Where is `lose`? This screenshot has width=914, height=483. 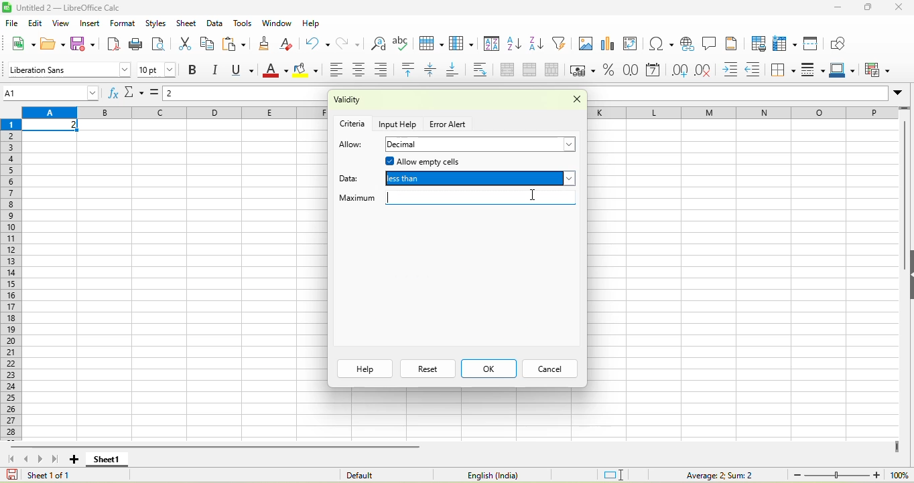
lose is located at coordinates (572, 101).